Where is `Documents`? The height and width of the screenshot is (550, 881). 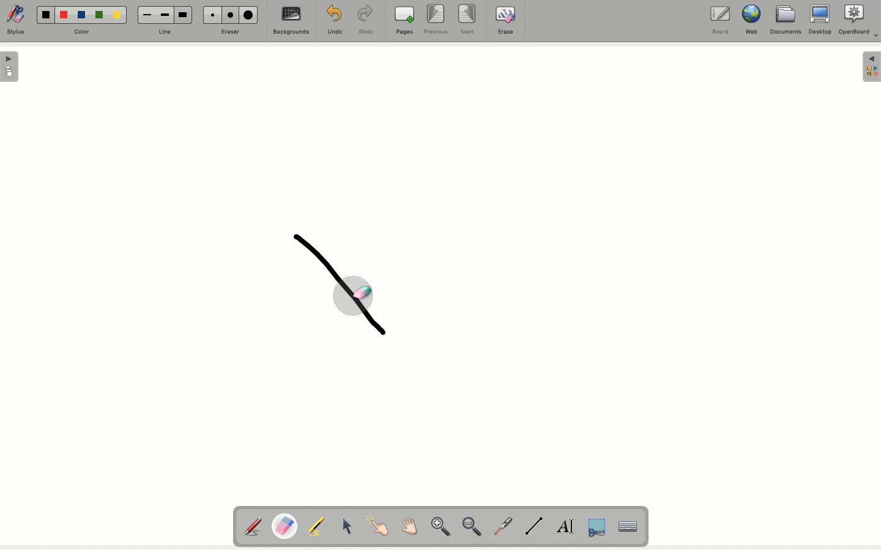 Documents is located at coordinates (785, 22).